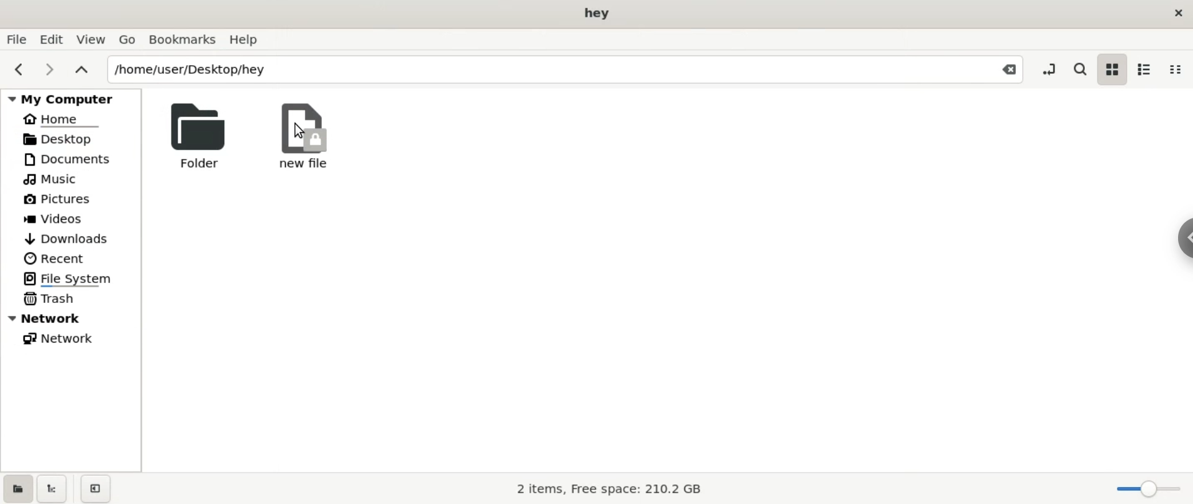 The height and width of the screenshot is (504, 1193). I want to click on 2 Items, Free space: 210.2 GB, so click(610, 490).